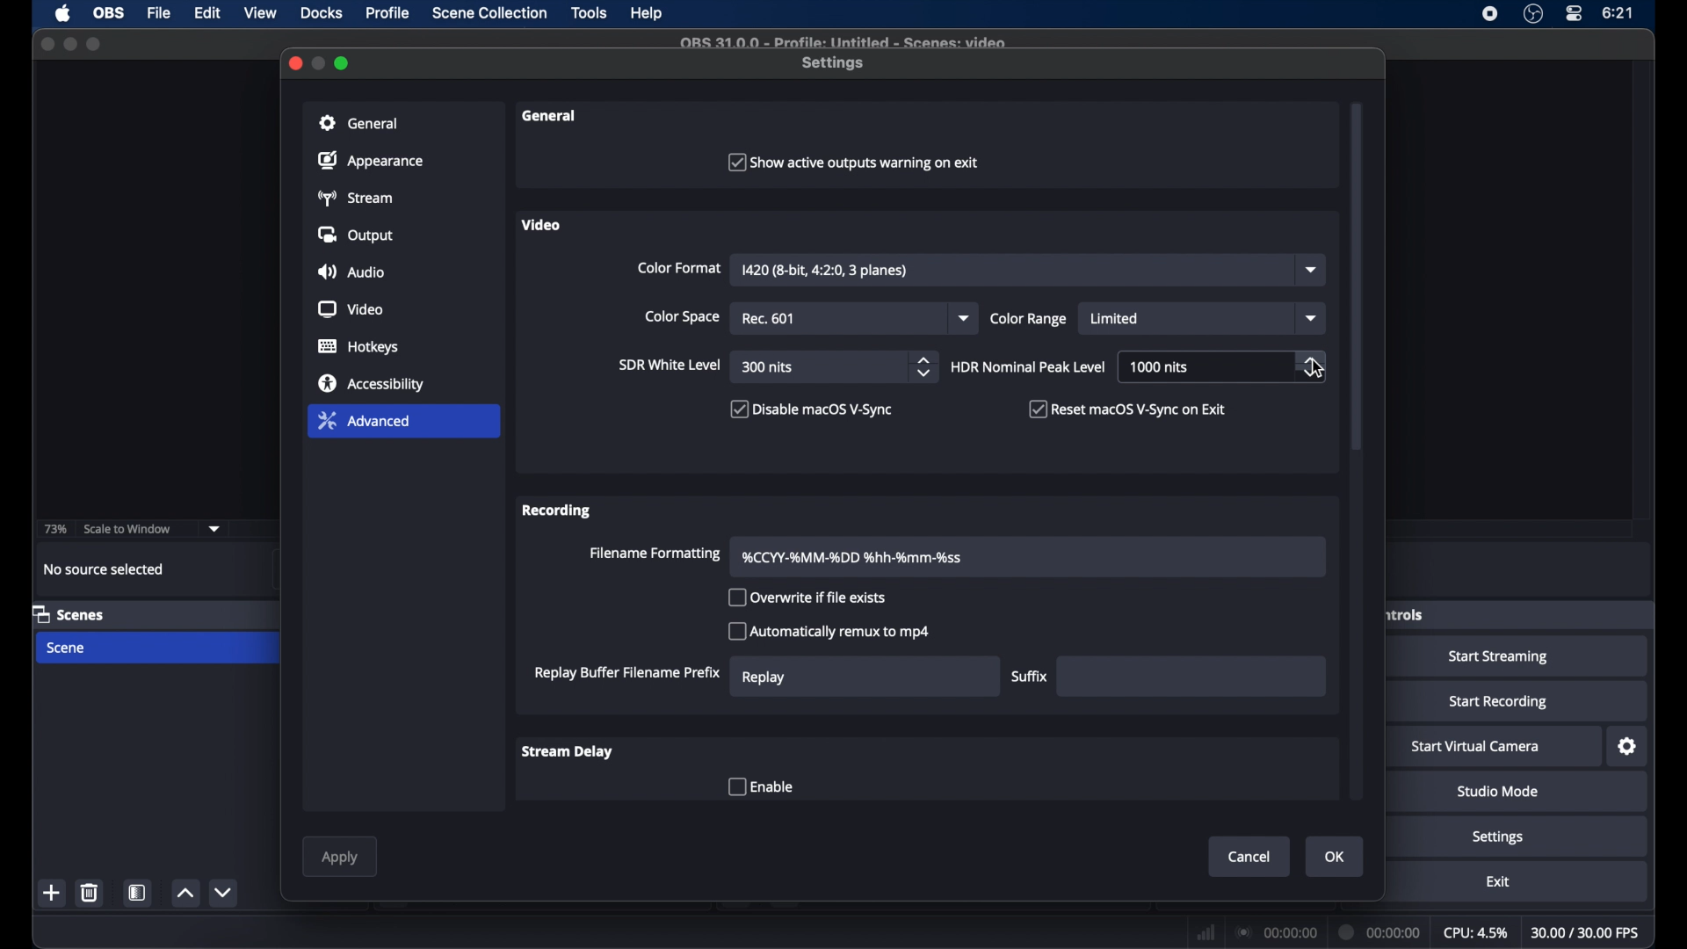 The image size is (1687, 949). Describe the element at coordinates (62, 14) in the screenshot. I see `apple icon` at that location.